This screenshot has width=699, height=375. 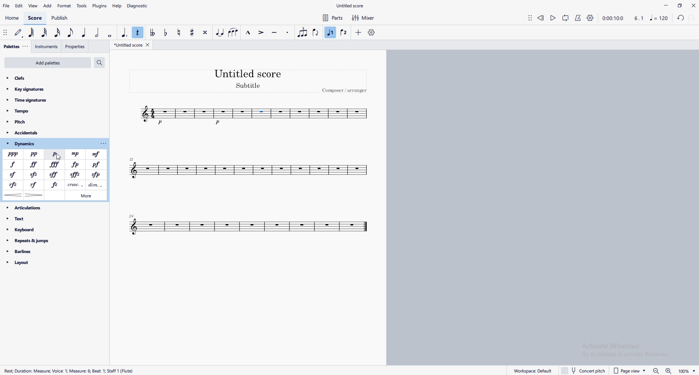 What do you see at coordinates (56, 185) in the screenshot?
I see `forzando` at bounding box center [56, 185].